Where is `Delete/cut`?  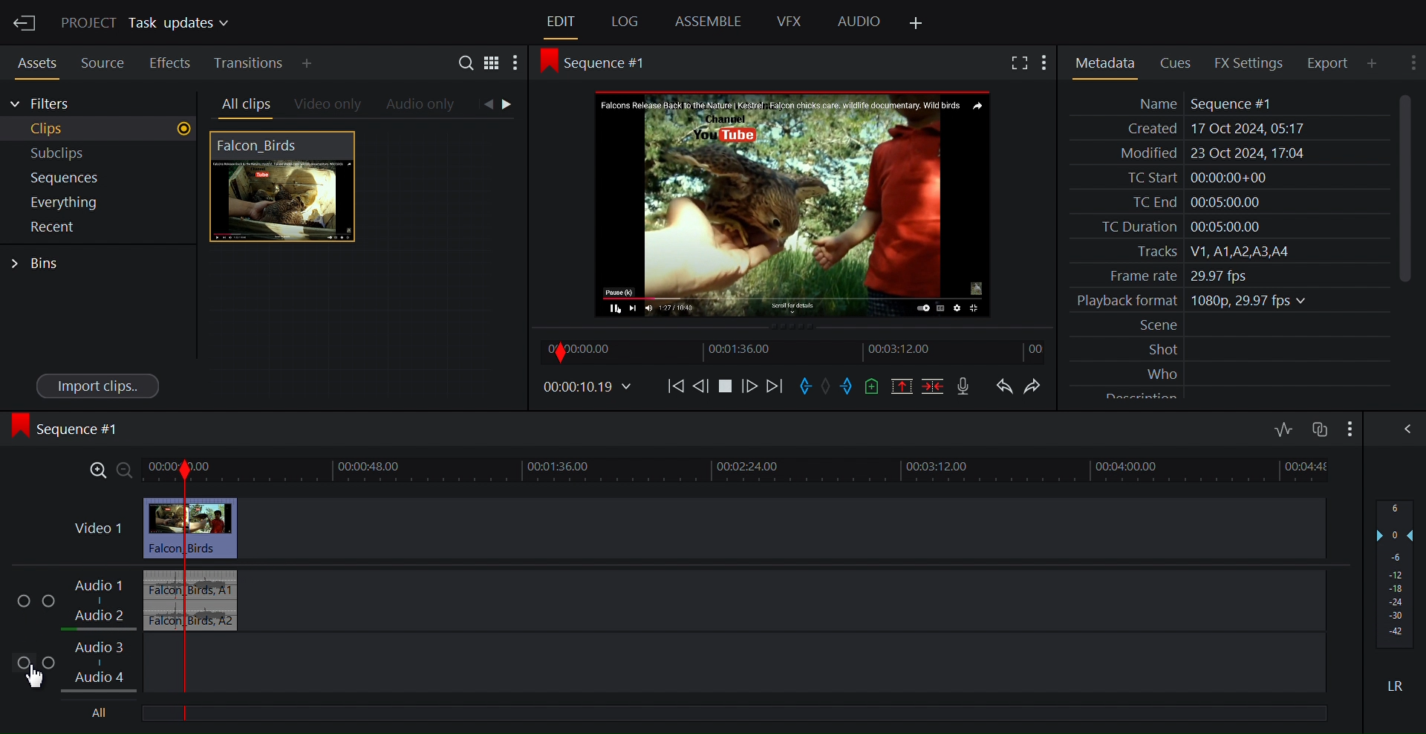
Delete/cut is located at coordinates (935, 386).